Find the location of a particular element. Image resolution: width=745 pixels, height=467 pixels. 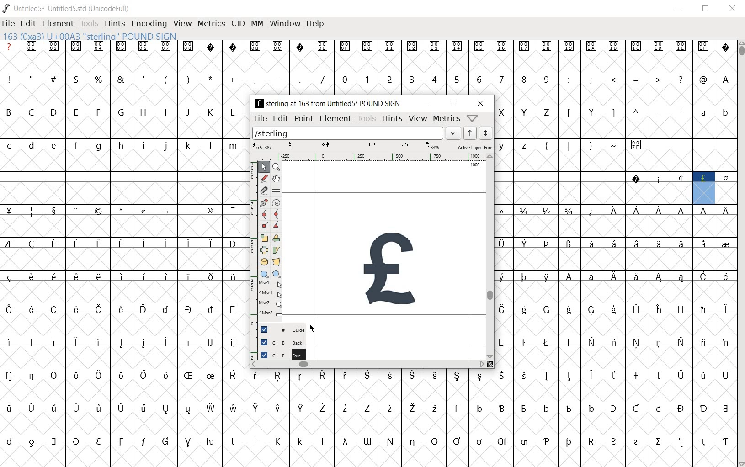

Symbol is located at coordinates (659, 244).